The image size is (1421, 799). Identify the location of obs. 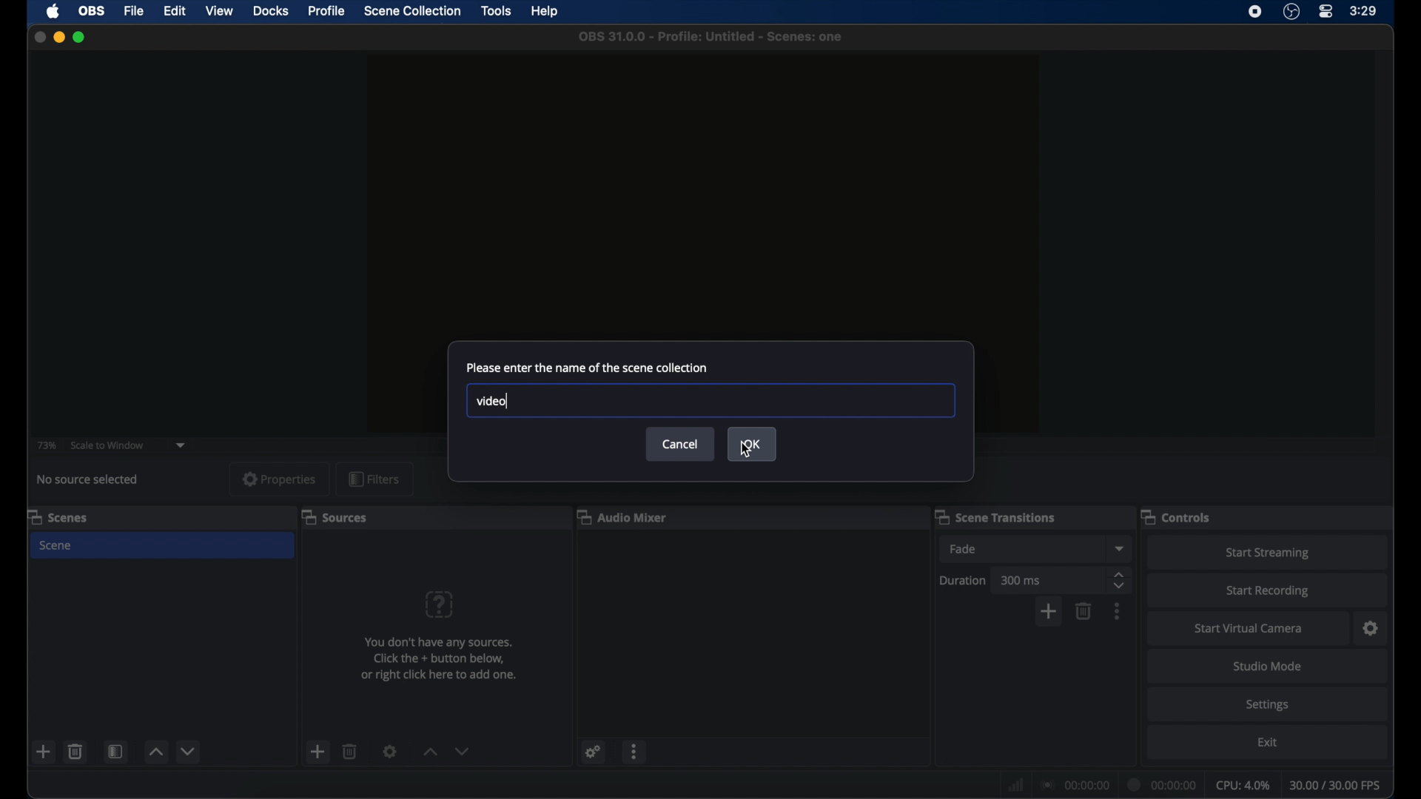
(92, 10).